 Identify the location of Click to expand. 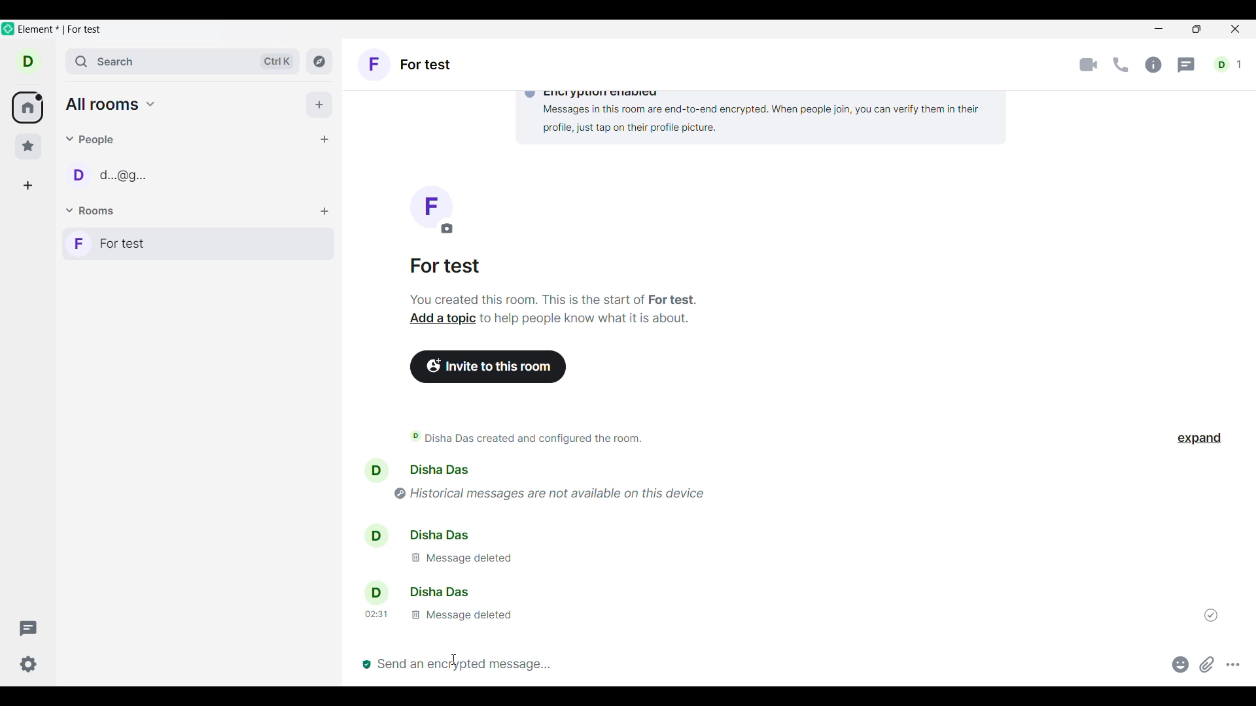
(1199, 439).